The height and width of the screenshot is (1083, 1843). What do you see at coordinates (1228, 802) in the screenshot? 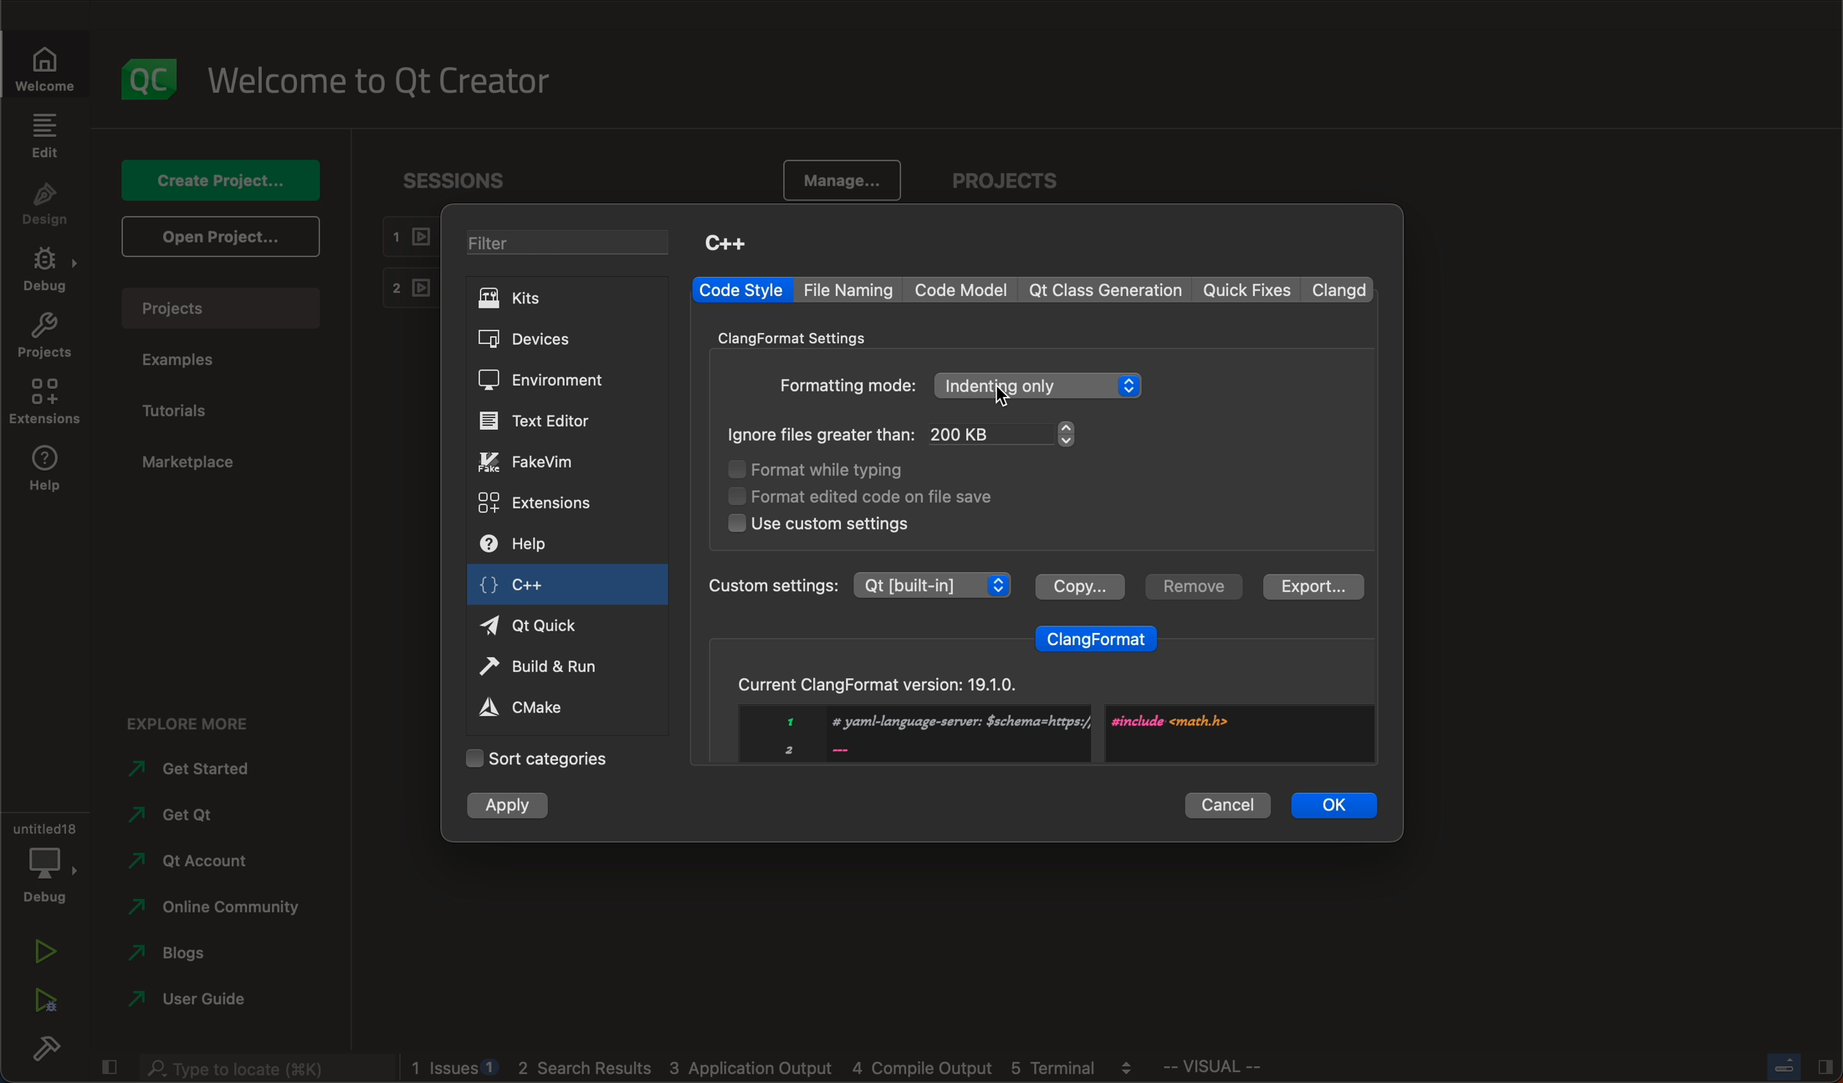
I see `cancel` at bounding box center [1228, 802].